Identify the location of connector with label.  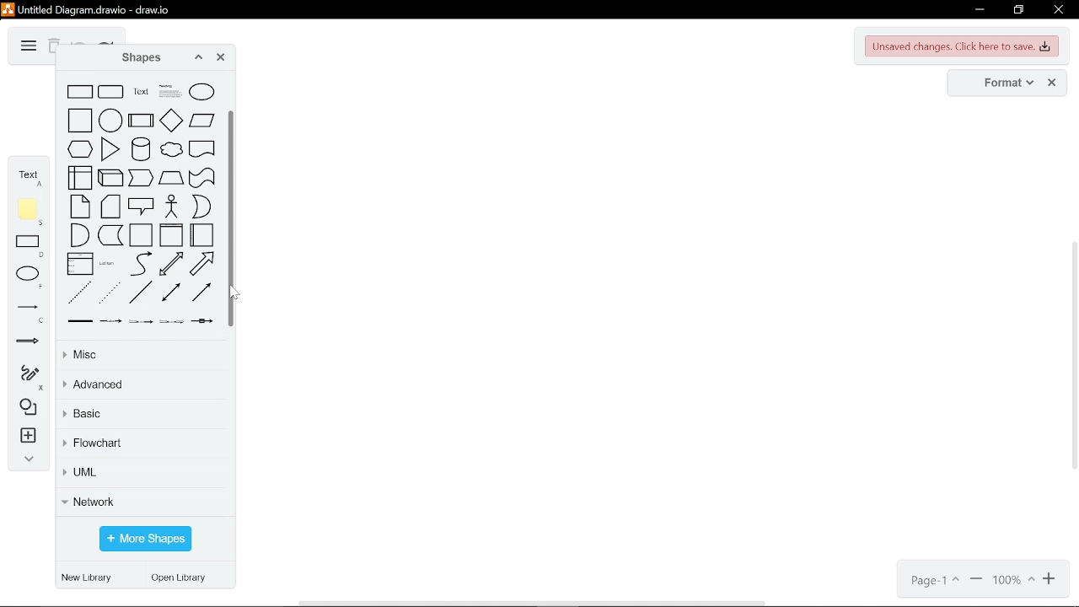
(110, 322).